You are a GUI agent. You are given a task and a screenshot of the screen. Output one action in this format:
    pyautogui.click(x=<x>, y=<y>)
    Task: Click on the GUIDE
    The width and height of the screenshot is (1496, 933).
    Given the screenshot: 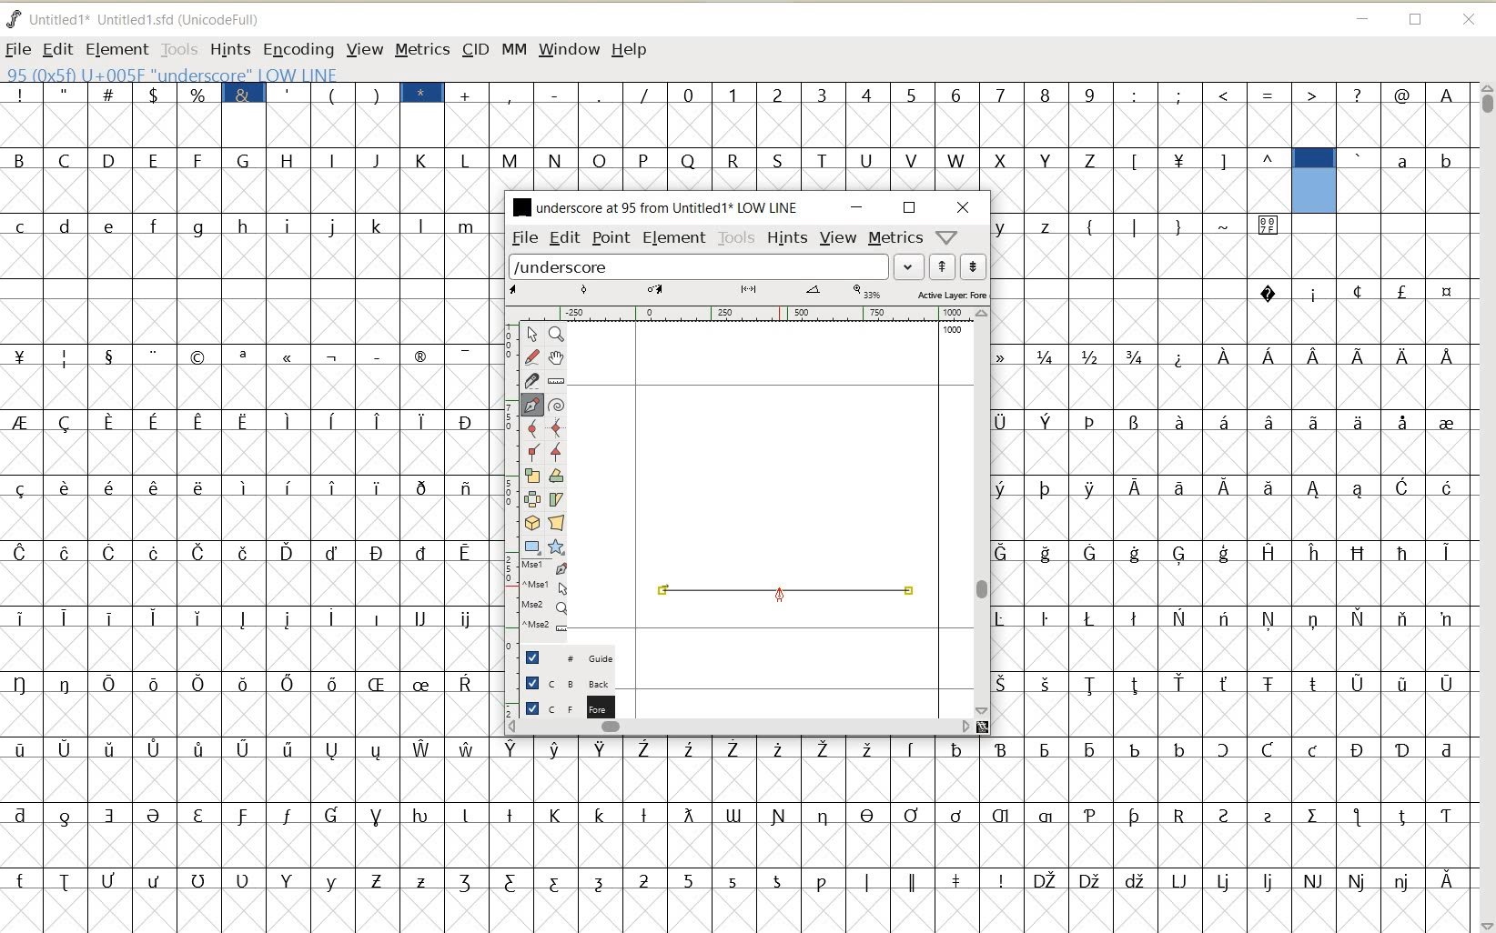 What is the action you would take?
    pyautogui.click(x=565, y=656)
    